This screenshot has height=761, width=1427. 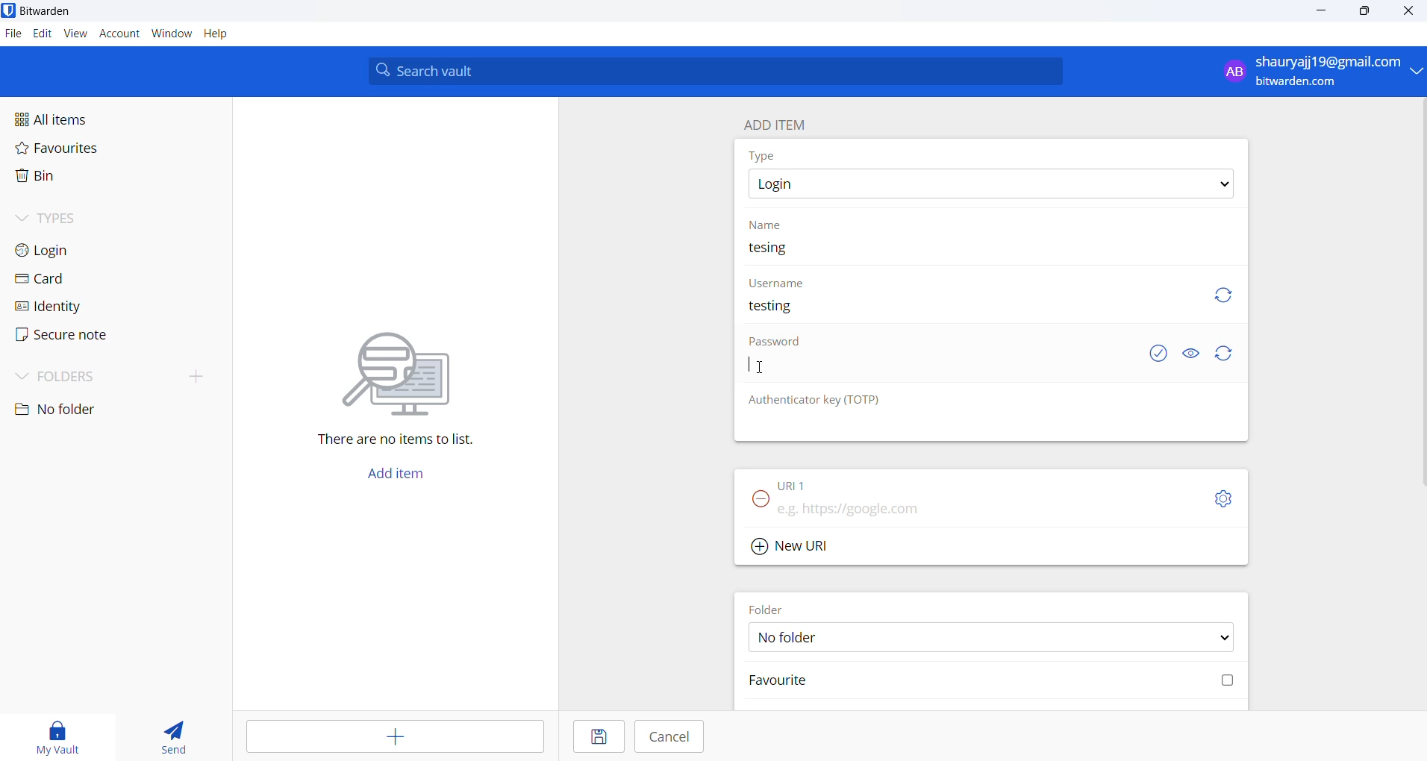 What do you see at coordinates (773, 607) in the screenshot?
I see `FOLDER HEADING` at bounding box center [773, 607].